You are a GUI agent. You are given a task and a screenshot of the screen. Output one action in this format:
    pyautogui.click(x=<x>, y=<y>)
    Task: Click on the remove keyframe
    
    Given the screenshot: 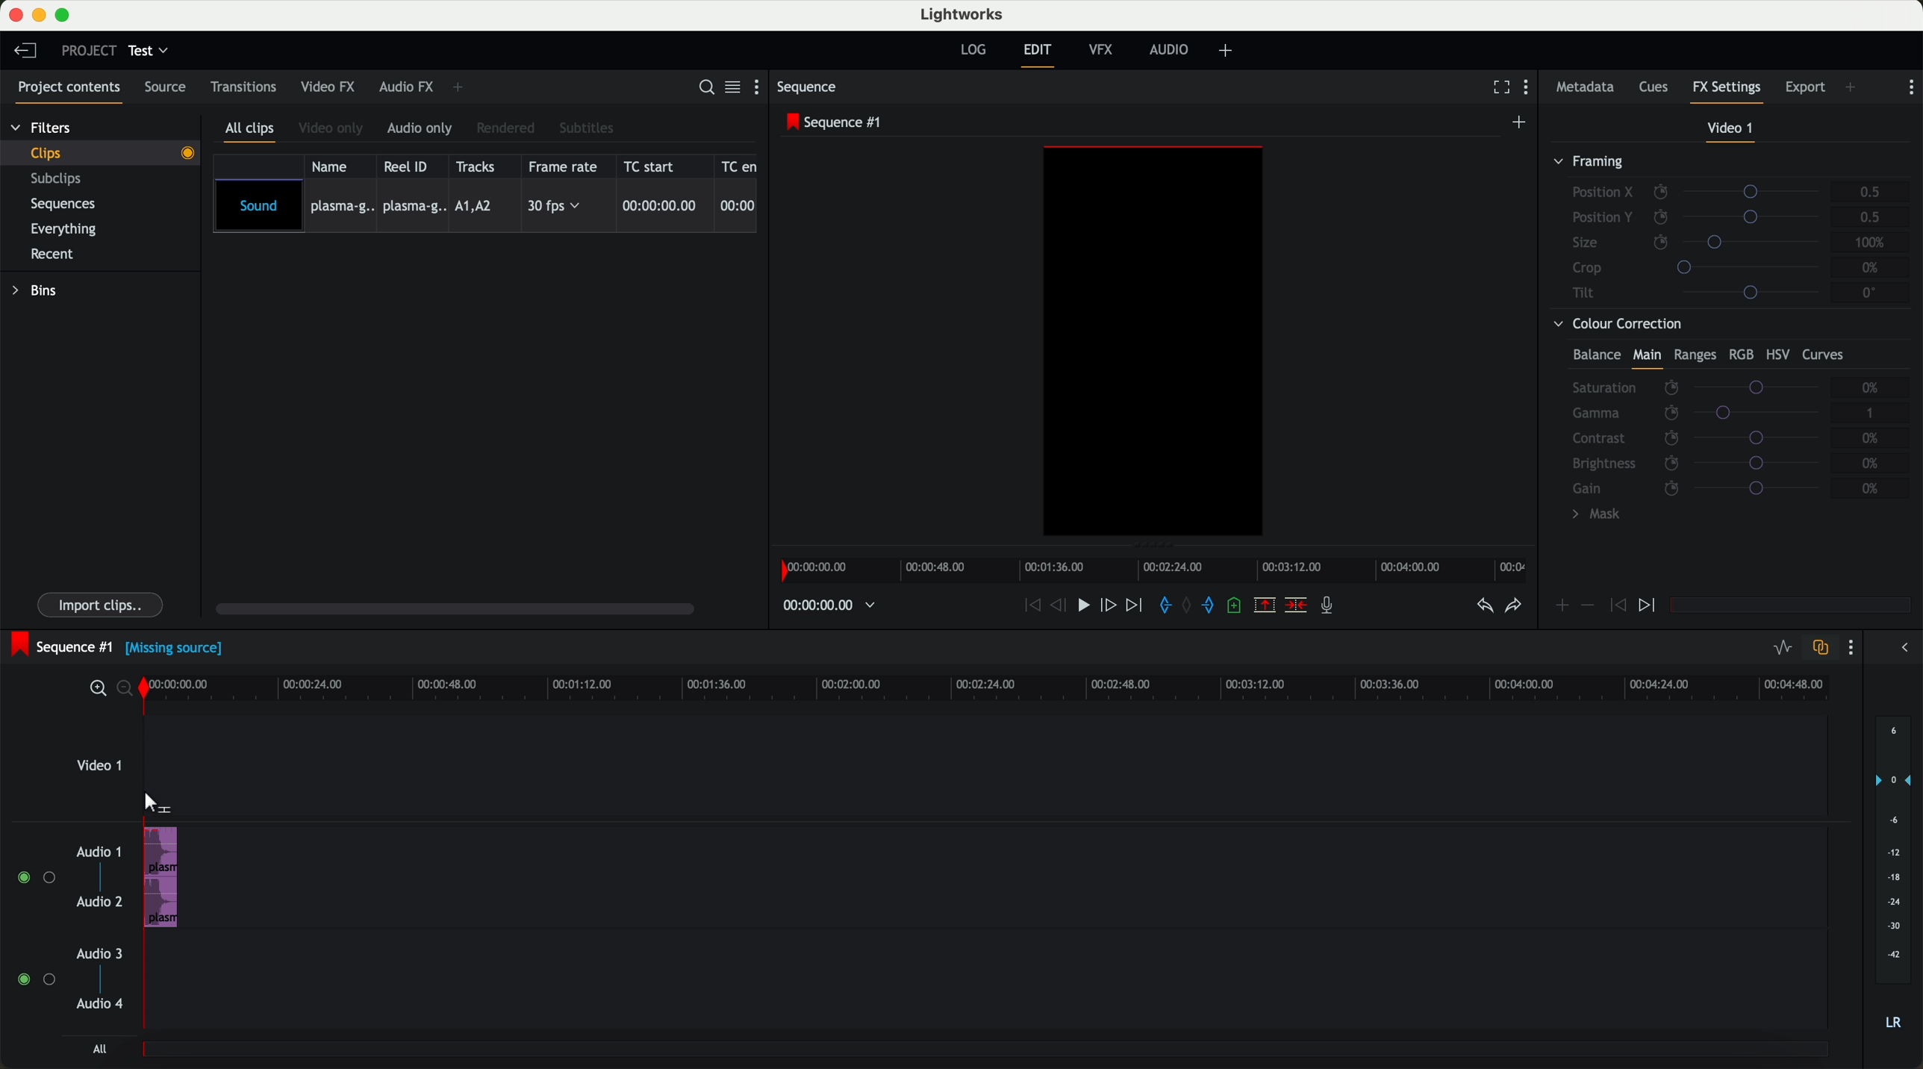 What is the action you would take?
    pyautogui.click(x=1589, y=605)
    